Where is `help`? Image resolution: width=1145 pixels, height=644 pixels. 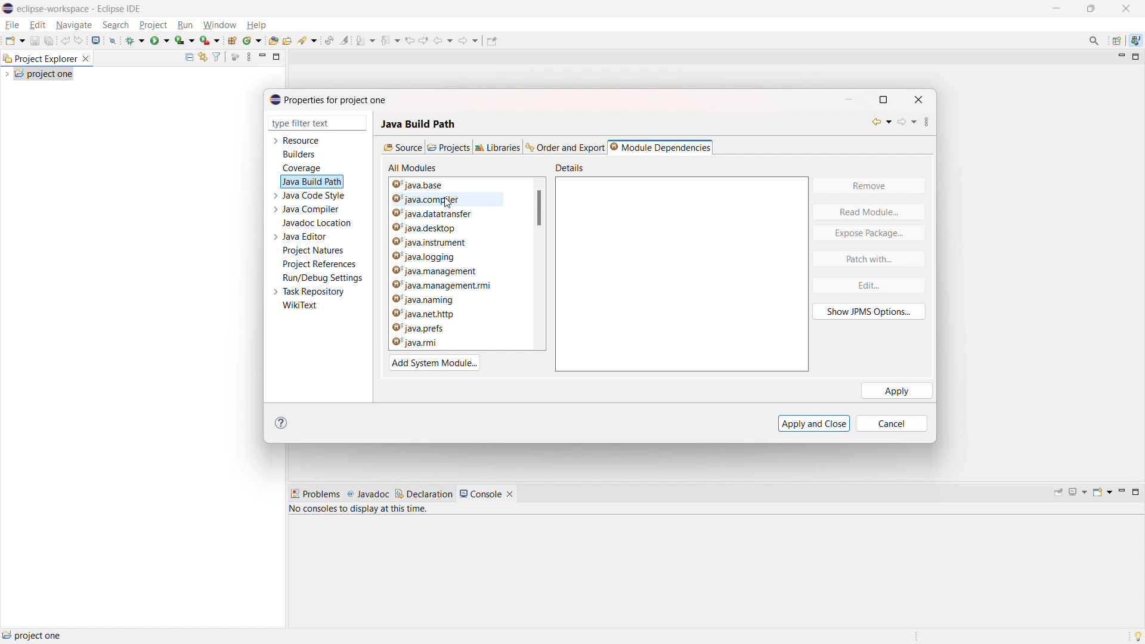
help is located at coordinates (284, 423).